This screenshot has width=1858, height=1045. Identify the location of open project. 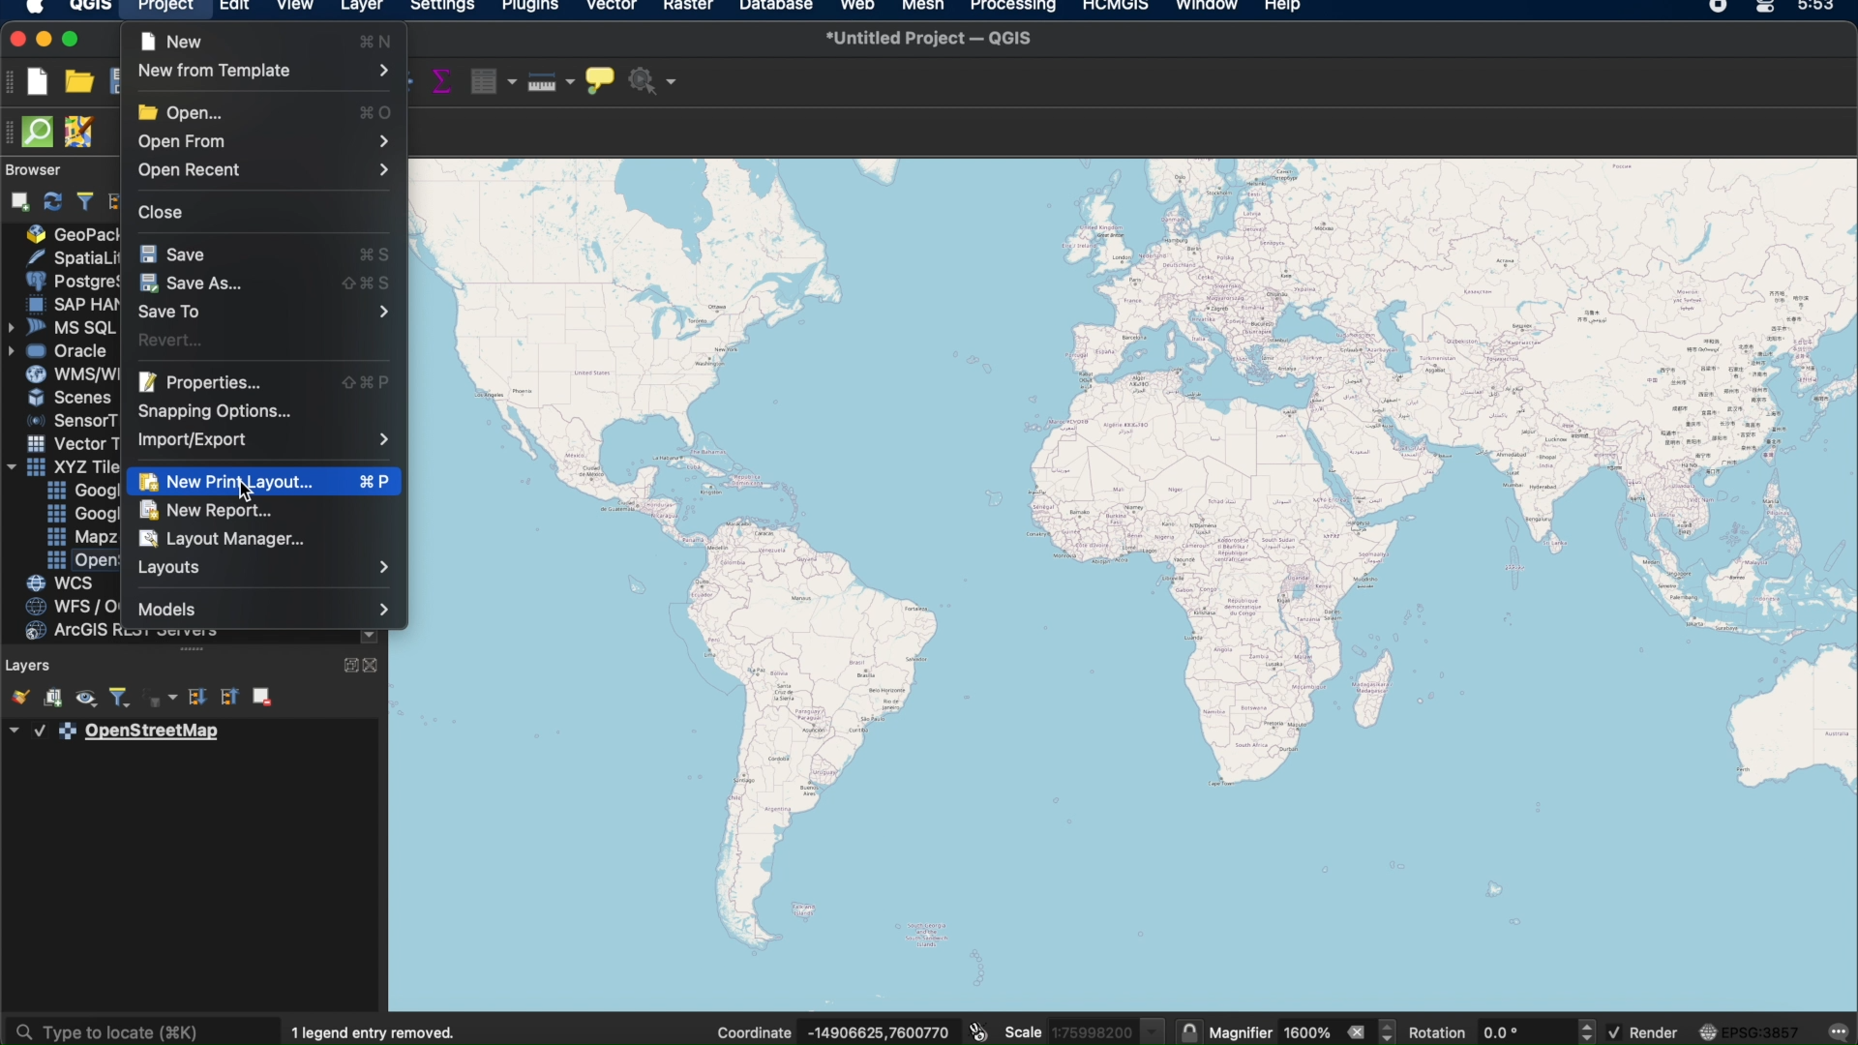
(76, 83).